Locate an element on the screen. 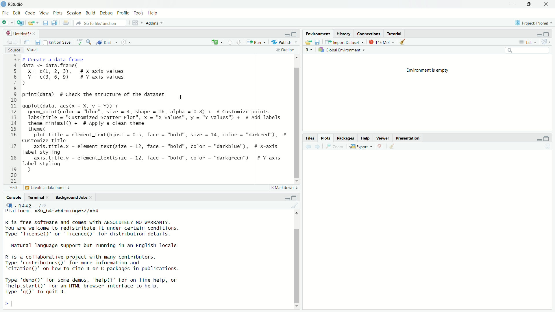 This screenshot has height=312, width=555. Connections is located at coordinates (369, 34).